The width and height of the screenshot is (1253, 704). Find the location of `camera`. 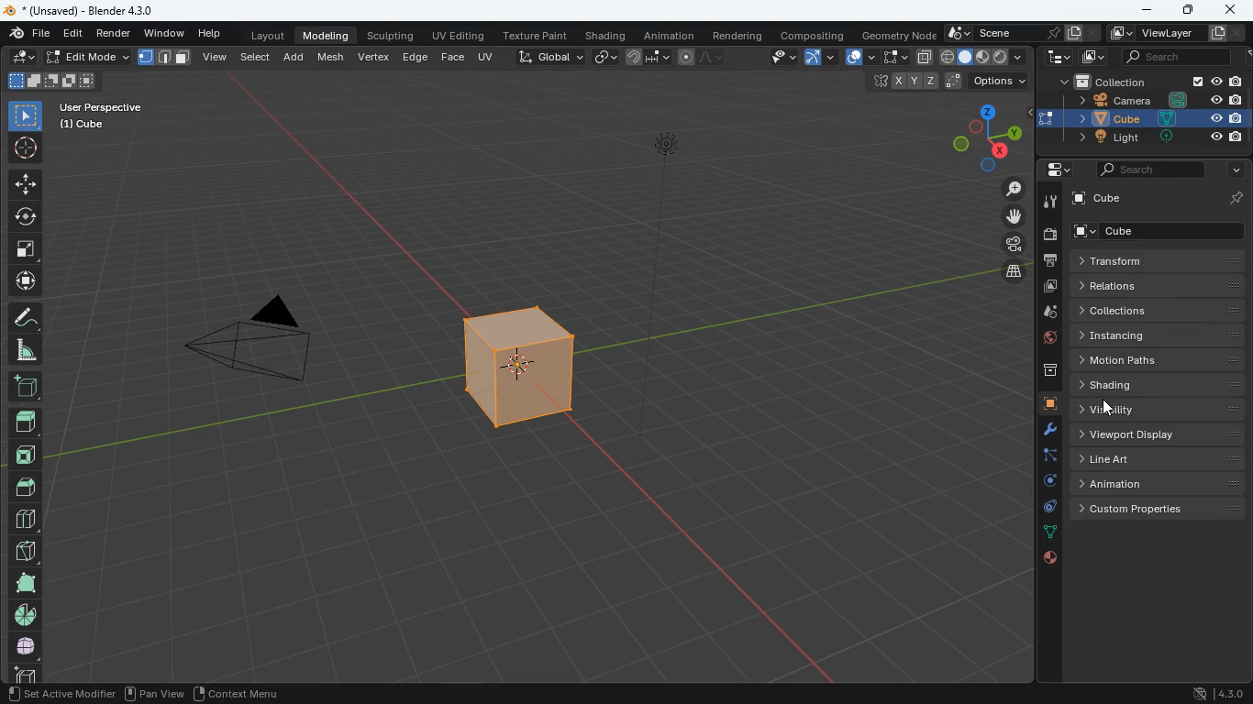

camera is located at coordinates (1158, 100).